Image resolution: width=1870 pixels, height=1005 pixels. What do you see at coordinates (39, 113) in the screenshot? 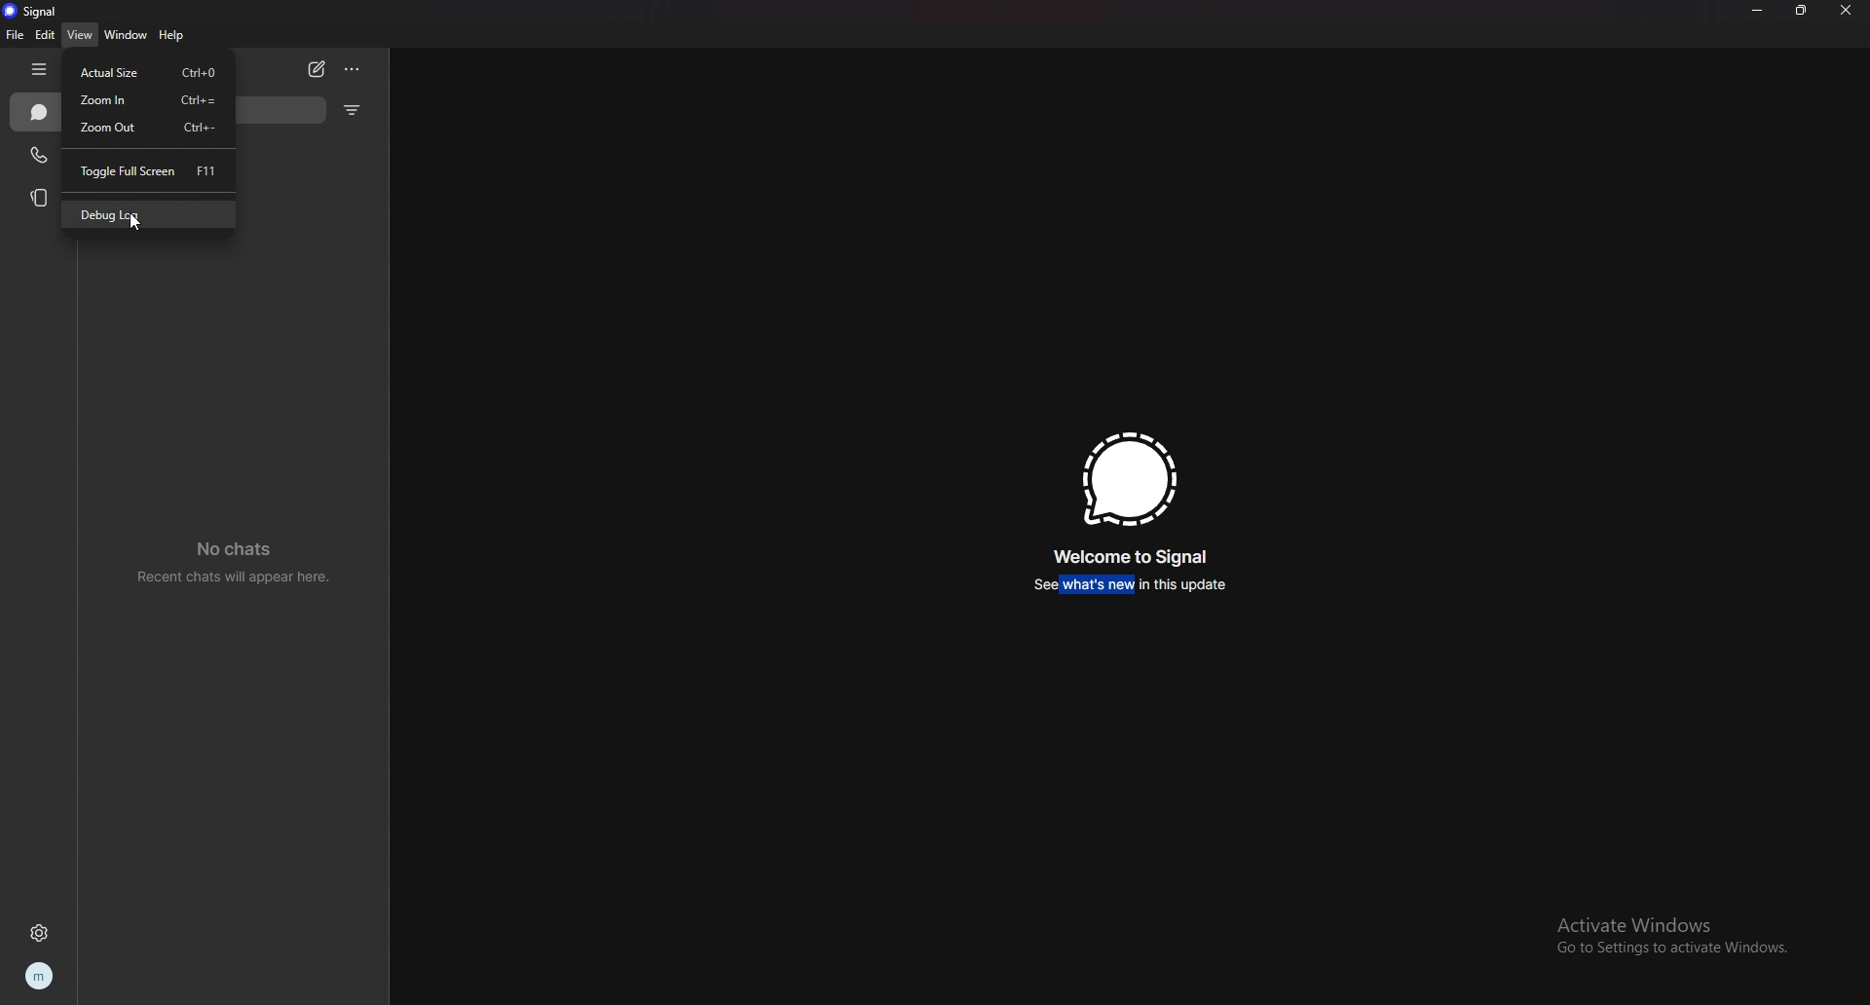
I see `chats` at bounding box center [39, 113].